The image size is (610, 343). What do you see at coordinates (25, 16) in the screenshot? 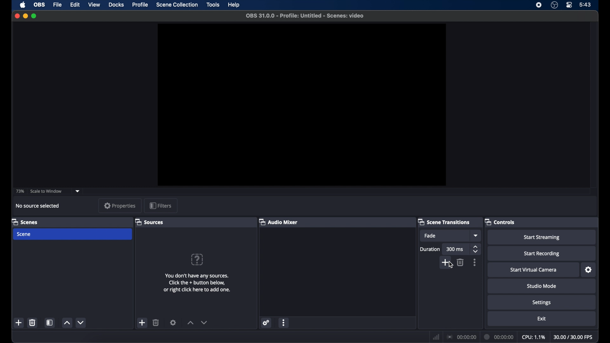
I see `minimize` at bounding box center [25, 16].